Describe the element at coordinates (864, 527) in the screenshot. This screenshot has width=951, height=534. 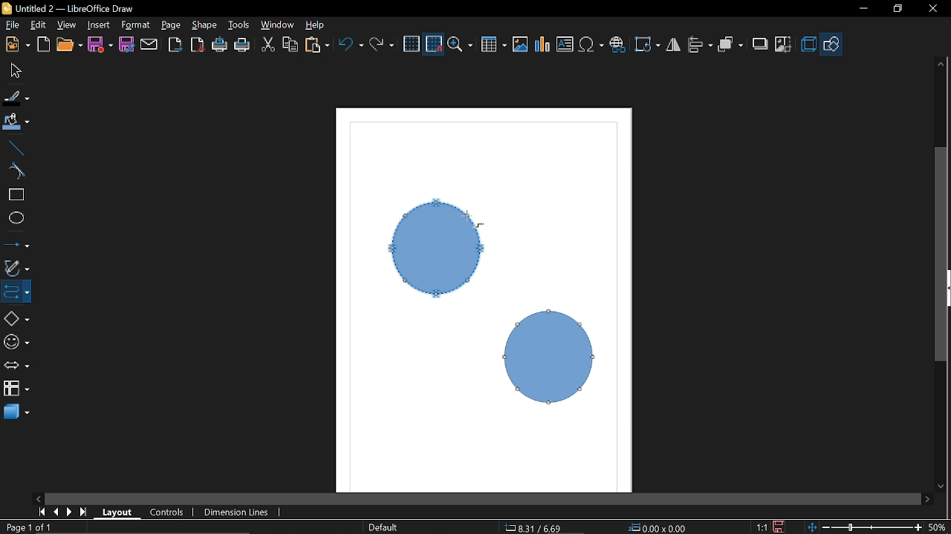
I see `Zoom chnage` at that location.